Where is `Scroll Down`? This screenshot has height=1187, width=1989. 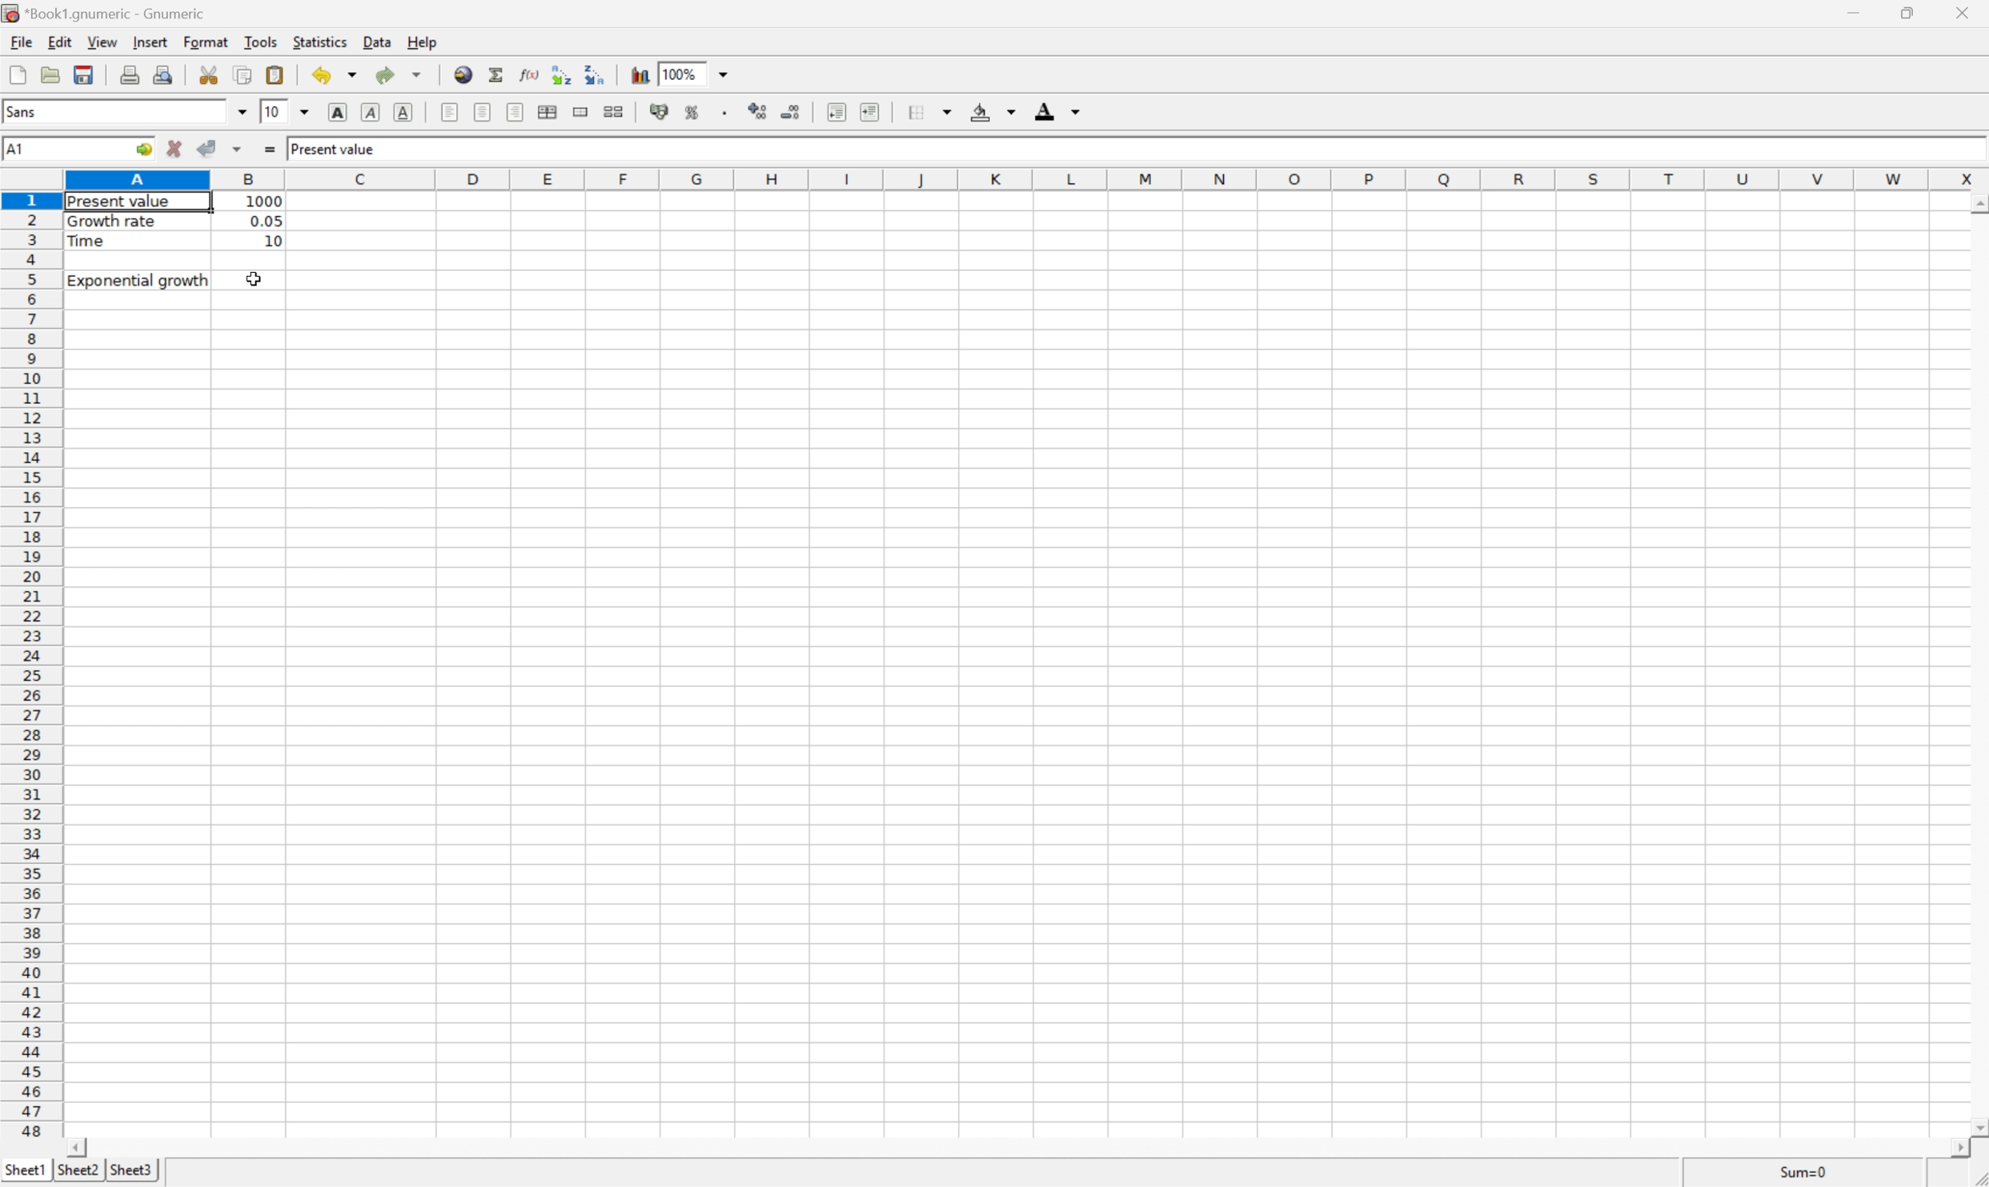 Scroll Down is located at coordinates (1976, 1125).